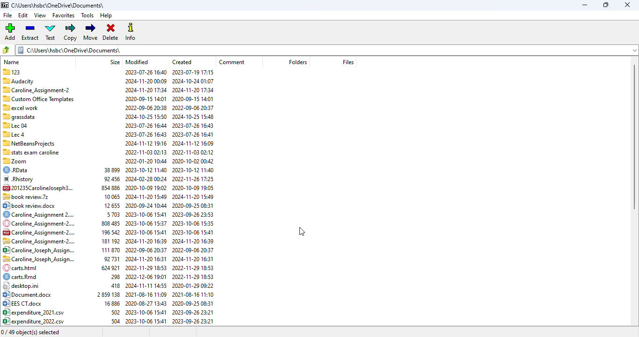  What do you see at coordinates (348, 62) in the screenshot?
I see `files` at bounding box center [348, 62].